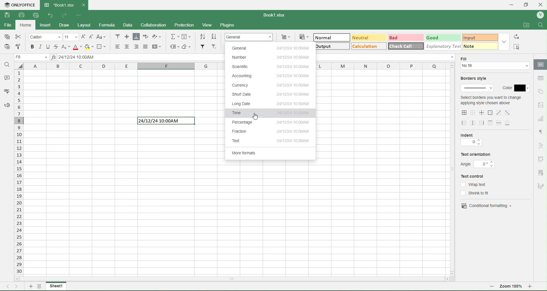 Image resolution: width=547 pixels, height=291 pixels. What do you see at coordinates (7, 64) in the screenshot?
I see `Find` at bounding box center [7, 64].